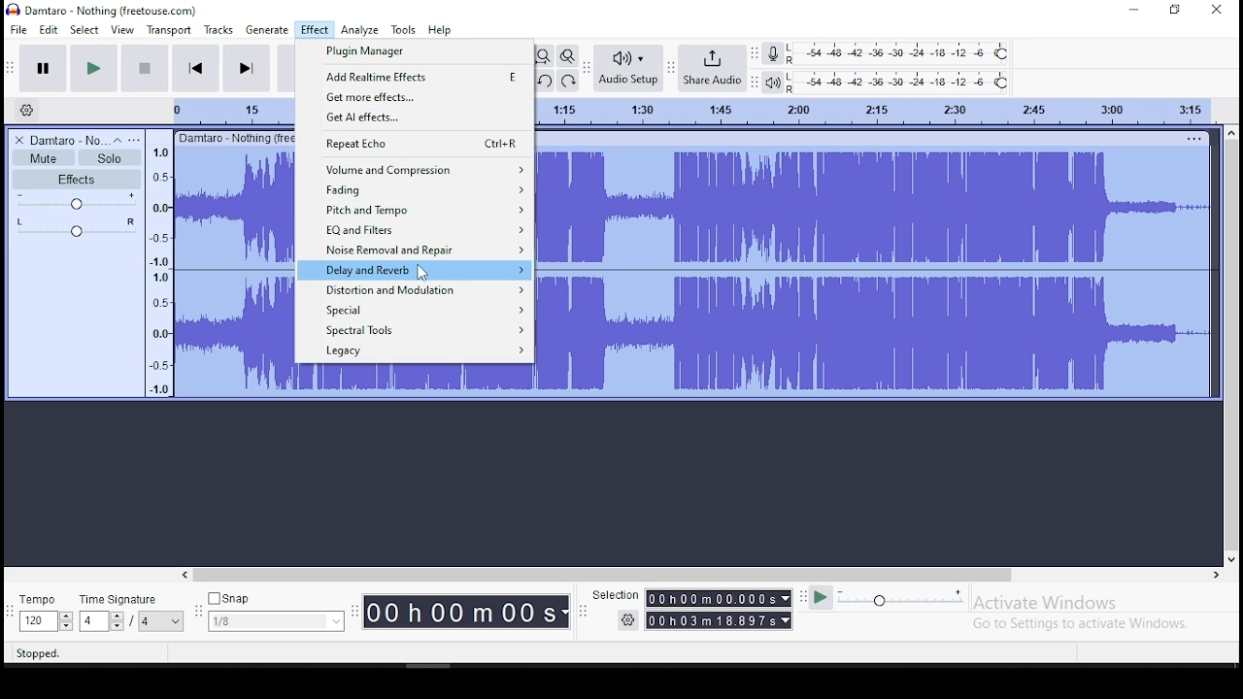  Describe the element at coordinates (1230, 558) in the screenshot. I see `down` at that location.